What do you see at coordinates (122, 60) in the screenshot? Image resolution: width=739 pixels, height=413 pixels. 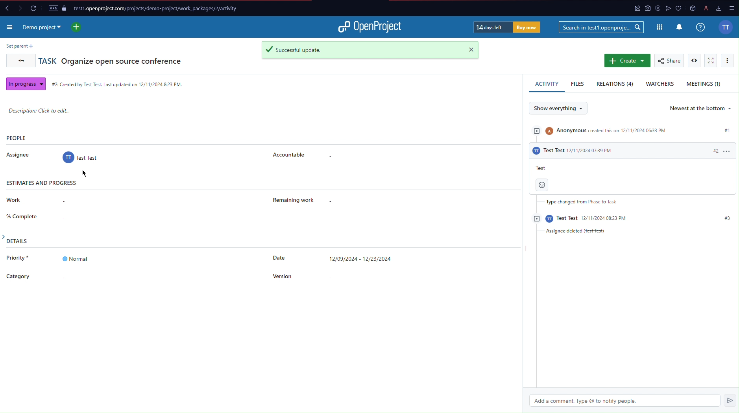 I see `Organize open source conference` at bounding box center [122, 60].